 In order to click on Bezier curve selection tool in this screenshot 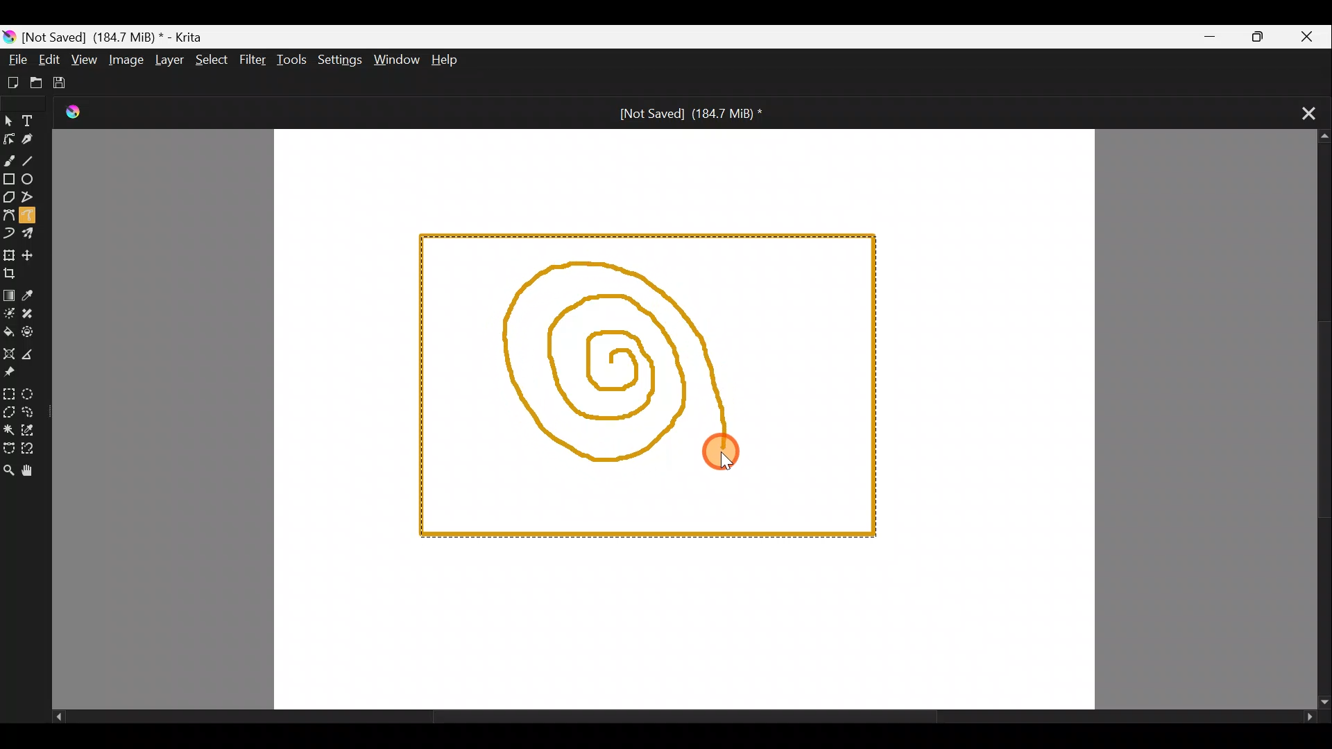, I will do `click(8, 449)`.